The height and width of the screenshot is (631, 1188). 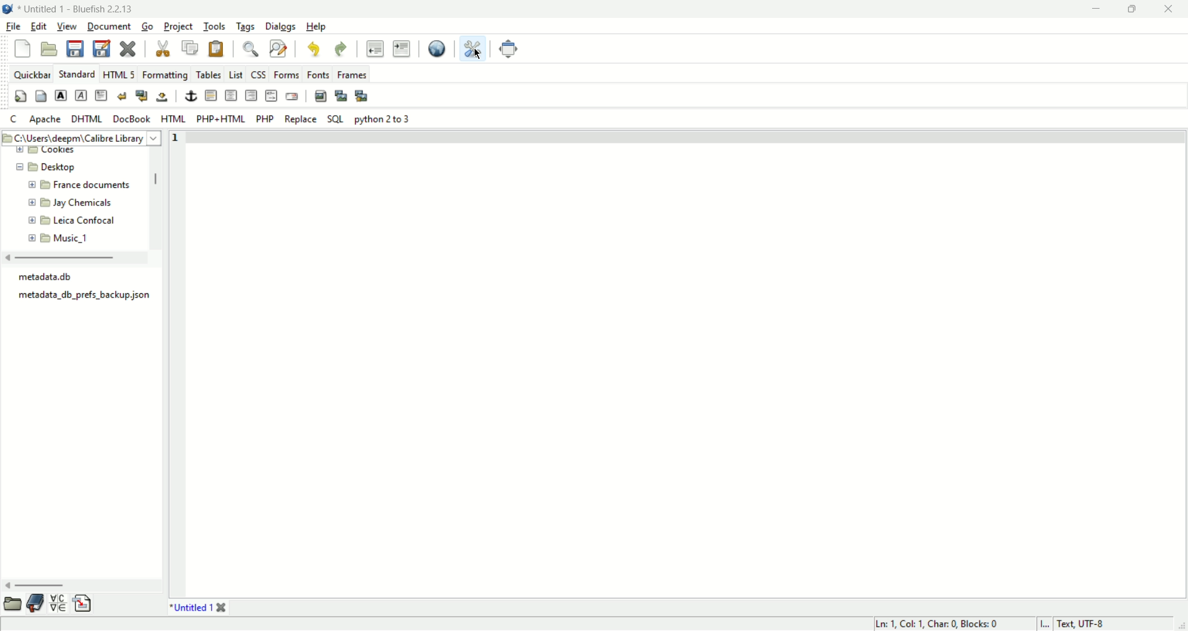 What do you see at coordinates (209, 97) in the screenshot?
I see `horizontal rule` at bounding box center [209, 97].